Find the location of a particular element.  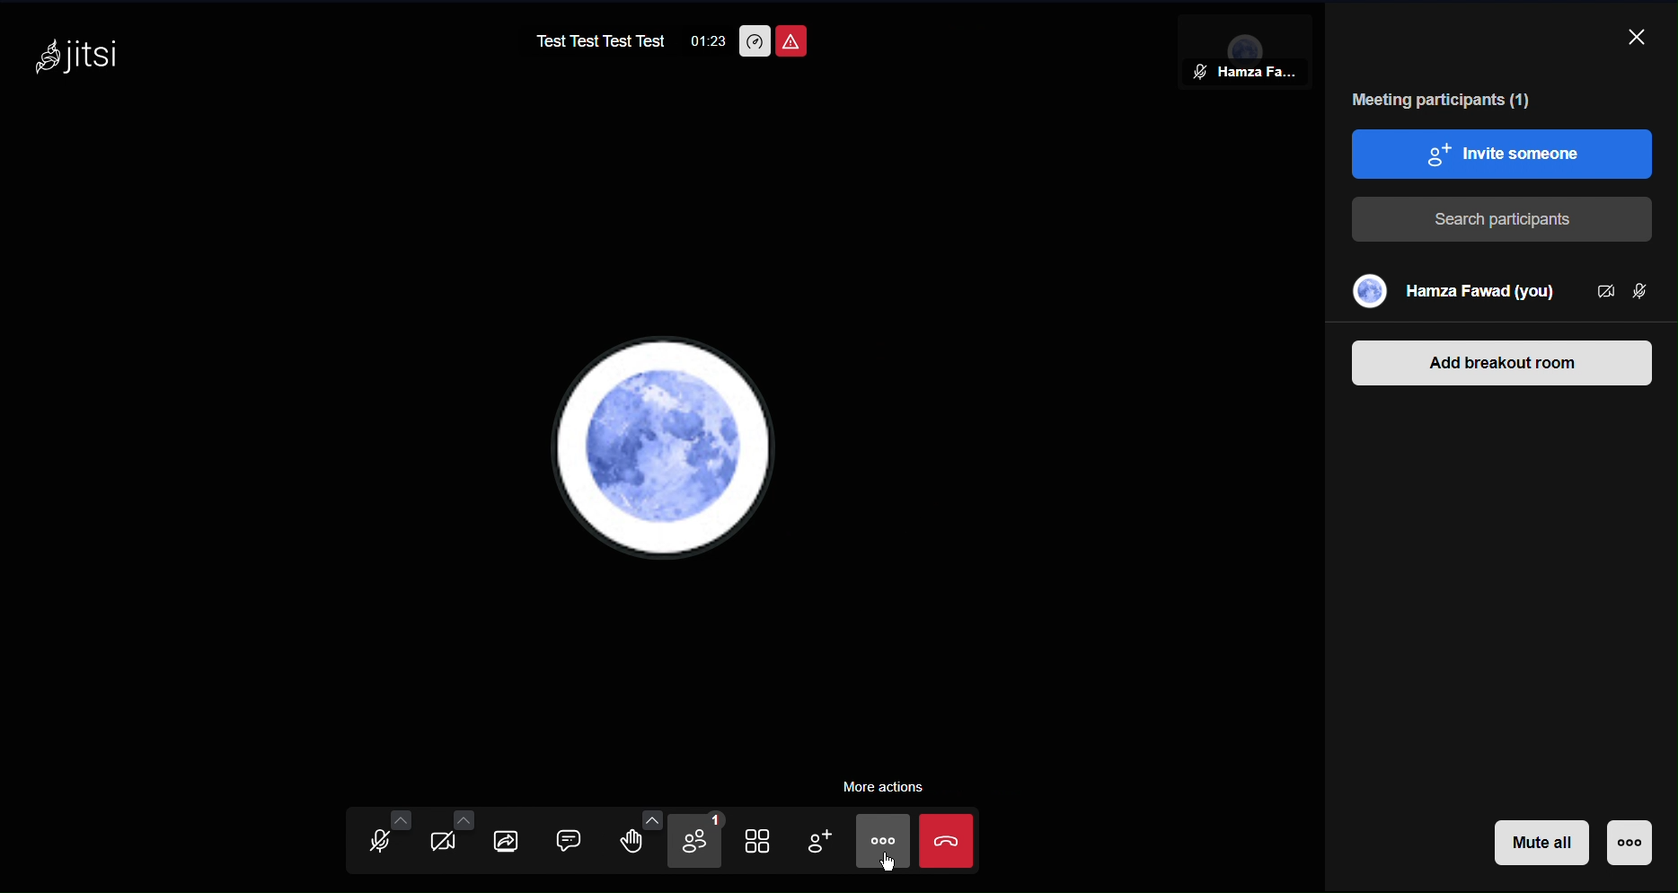

Jitsi is located at coordinates (77, 60).